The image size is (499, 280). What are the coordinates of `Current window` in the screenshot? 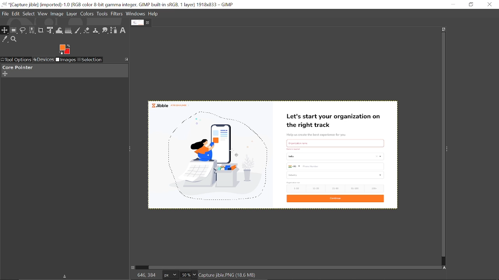 It's located at (119, 5).